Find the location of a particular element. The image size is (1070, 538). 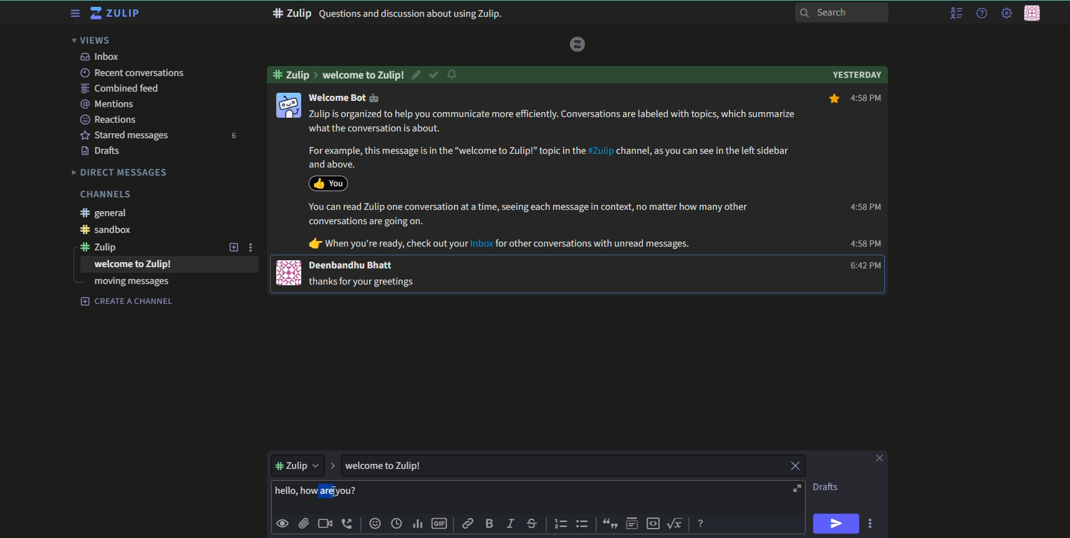

thanks for your greetings is located at coordinates (365, 281).